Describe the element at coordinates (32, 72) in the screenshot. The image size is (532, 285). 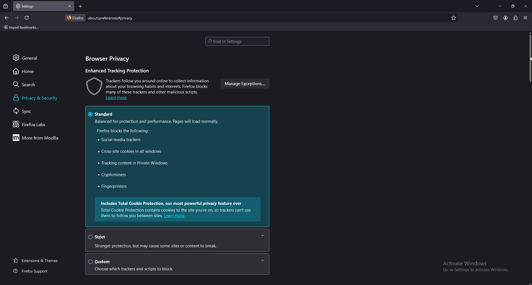
I see `home` at that location.